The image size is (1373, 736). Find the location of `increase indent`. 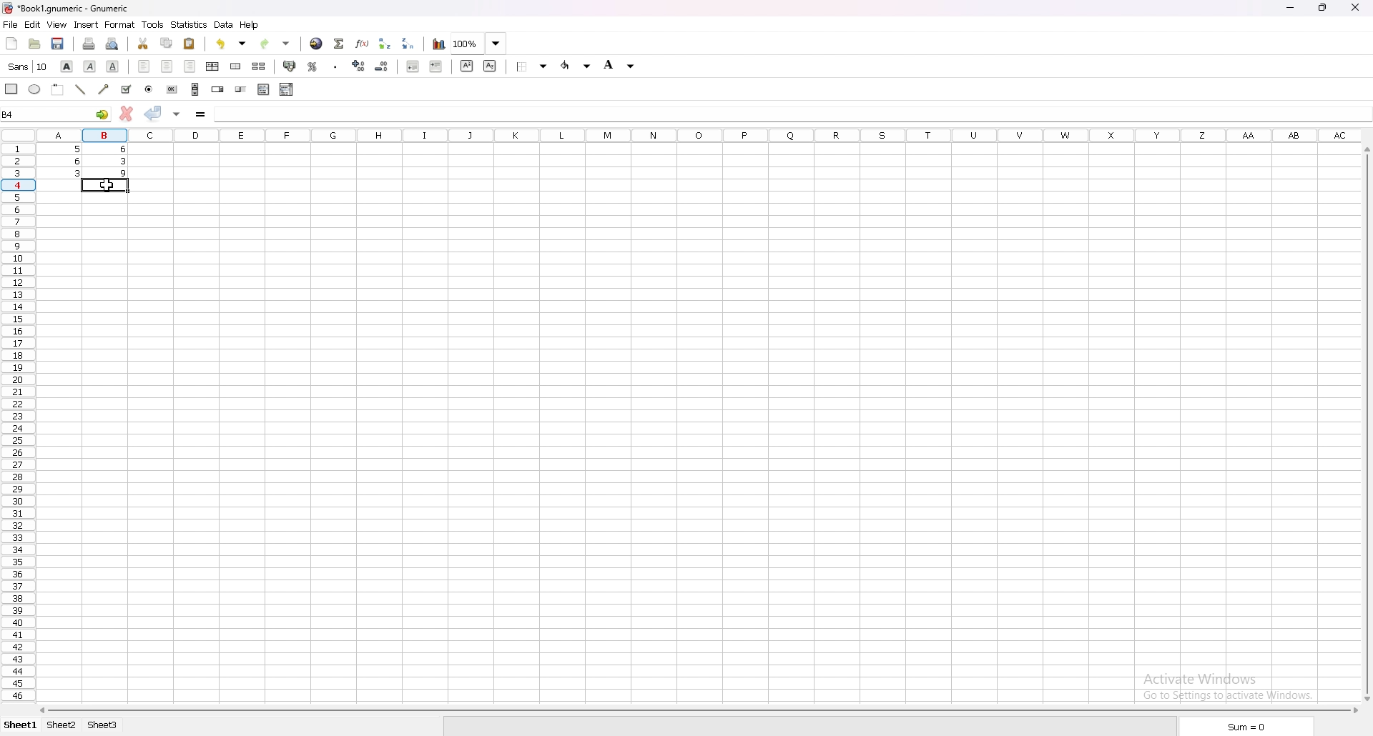

increase indent is located at coordinates (436, 66).